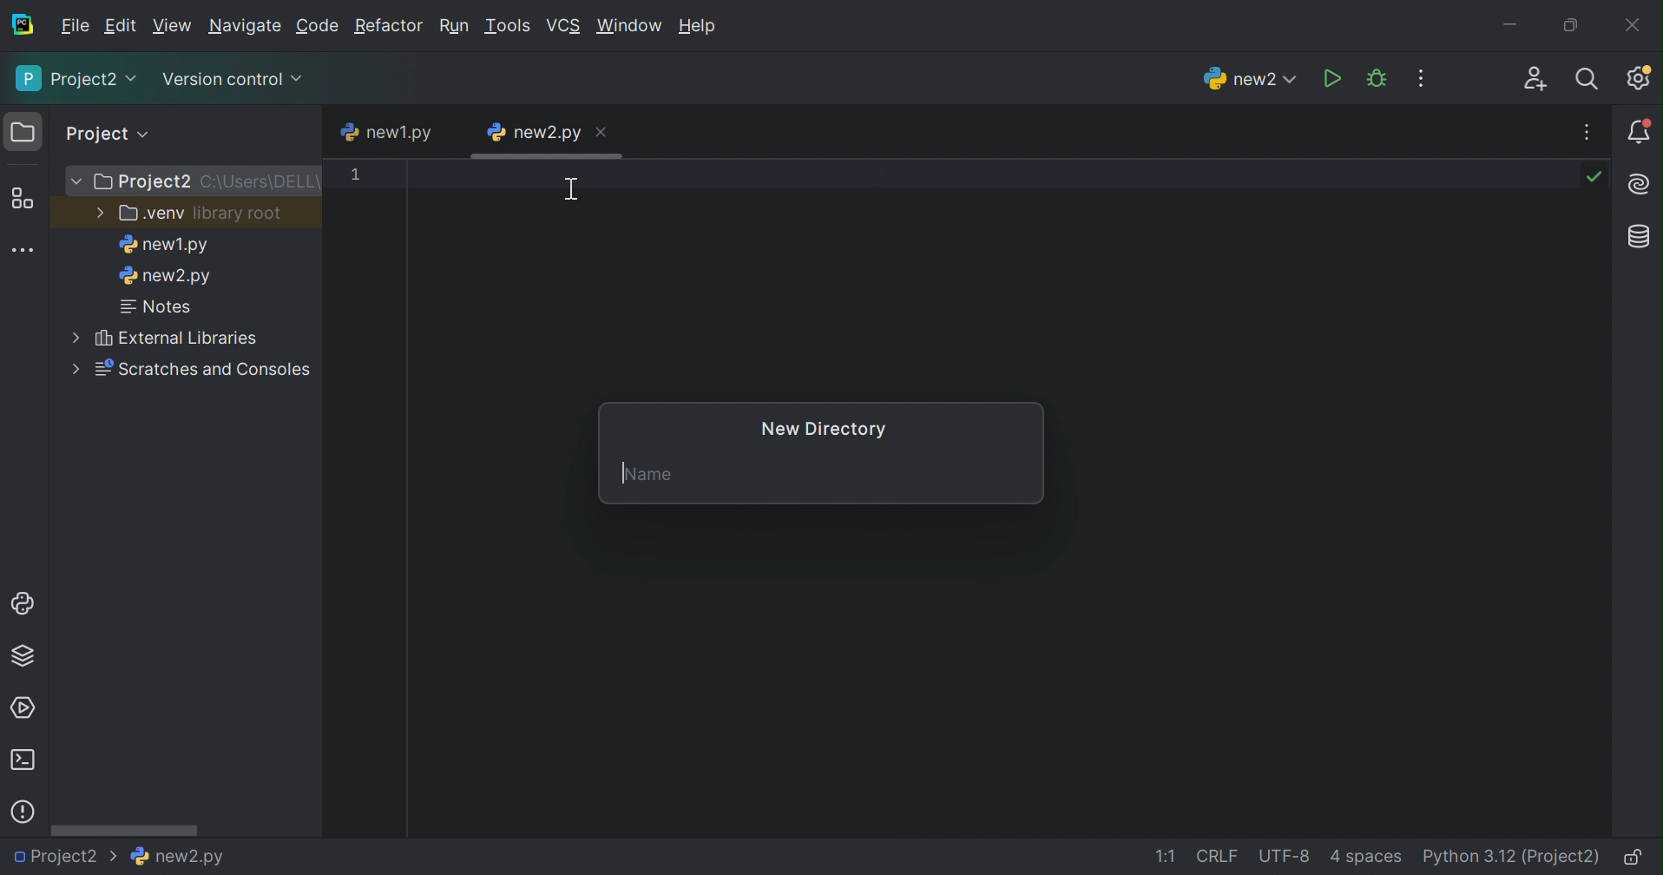  Describe the element at coordinates (1594, 80) in the screenshot. I see `Search everywhere` at that location.